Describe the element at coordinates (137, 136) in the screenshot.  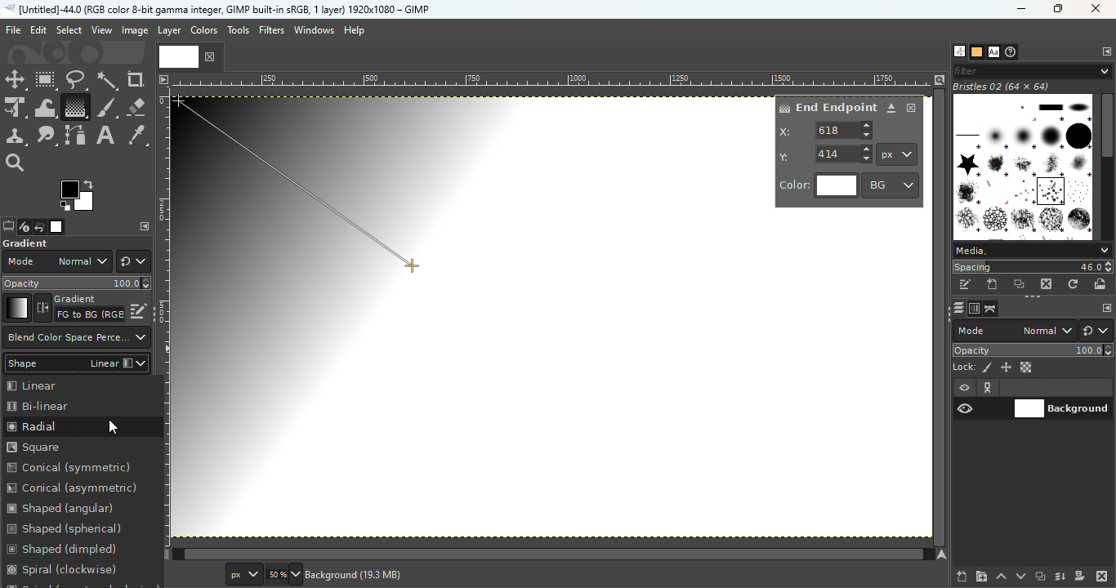
I see `Color picker tool` at that location.